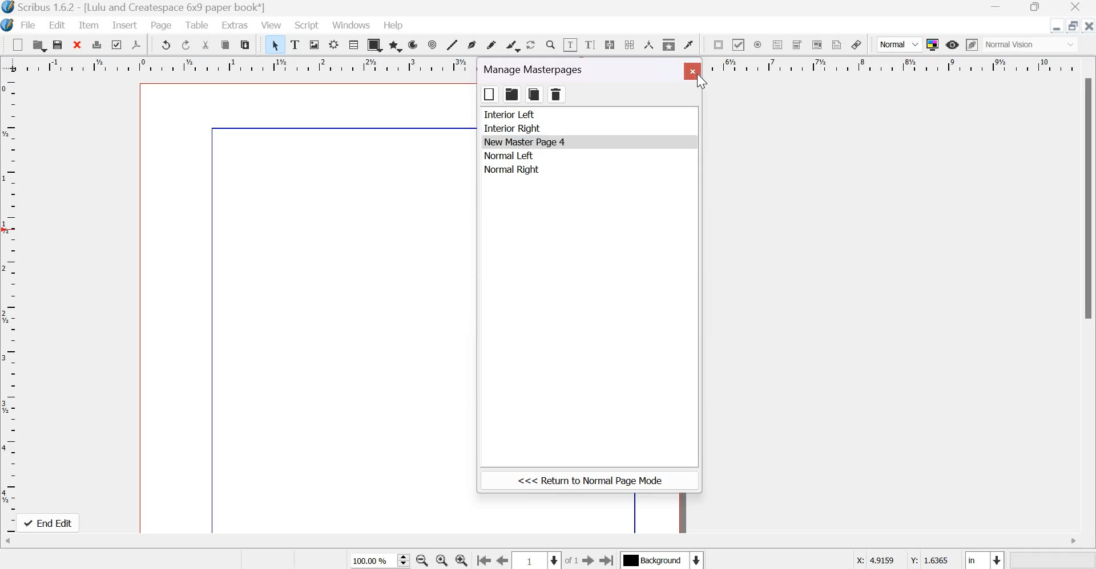 The height and width of the screenshot is (569, 1096). What do you see at coordinates (528, 142) in the screenshot?
I see `New Master Page 4` at bounding box center [528, 142].